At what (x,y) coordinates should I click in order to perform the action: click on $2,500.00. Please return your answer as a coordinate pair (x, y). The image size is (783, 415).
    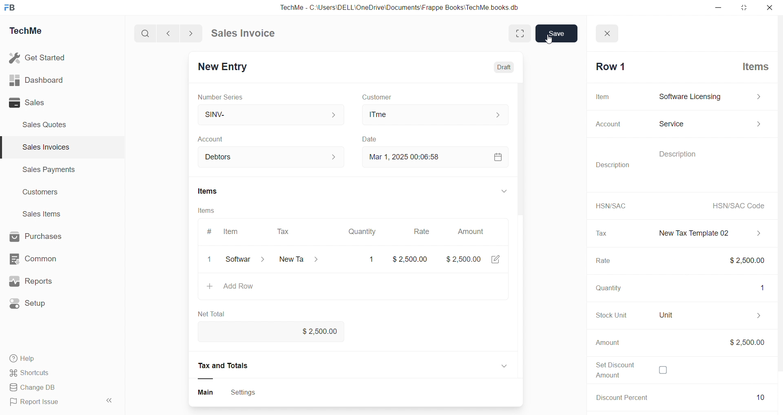
    Looking at the image, I should click on (746, 342).